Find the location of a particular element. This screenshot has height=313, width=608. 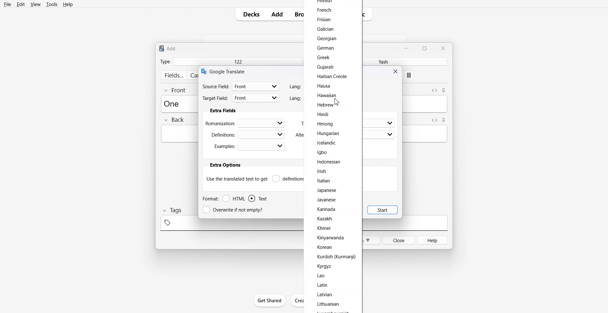

Kannada is located at coordinates (327, 209).